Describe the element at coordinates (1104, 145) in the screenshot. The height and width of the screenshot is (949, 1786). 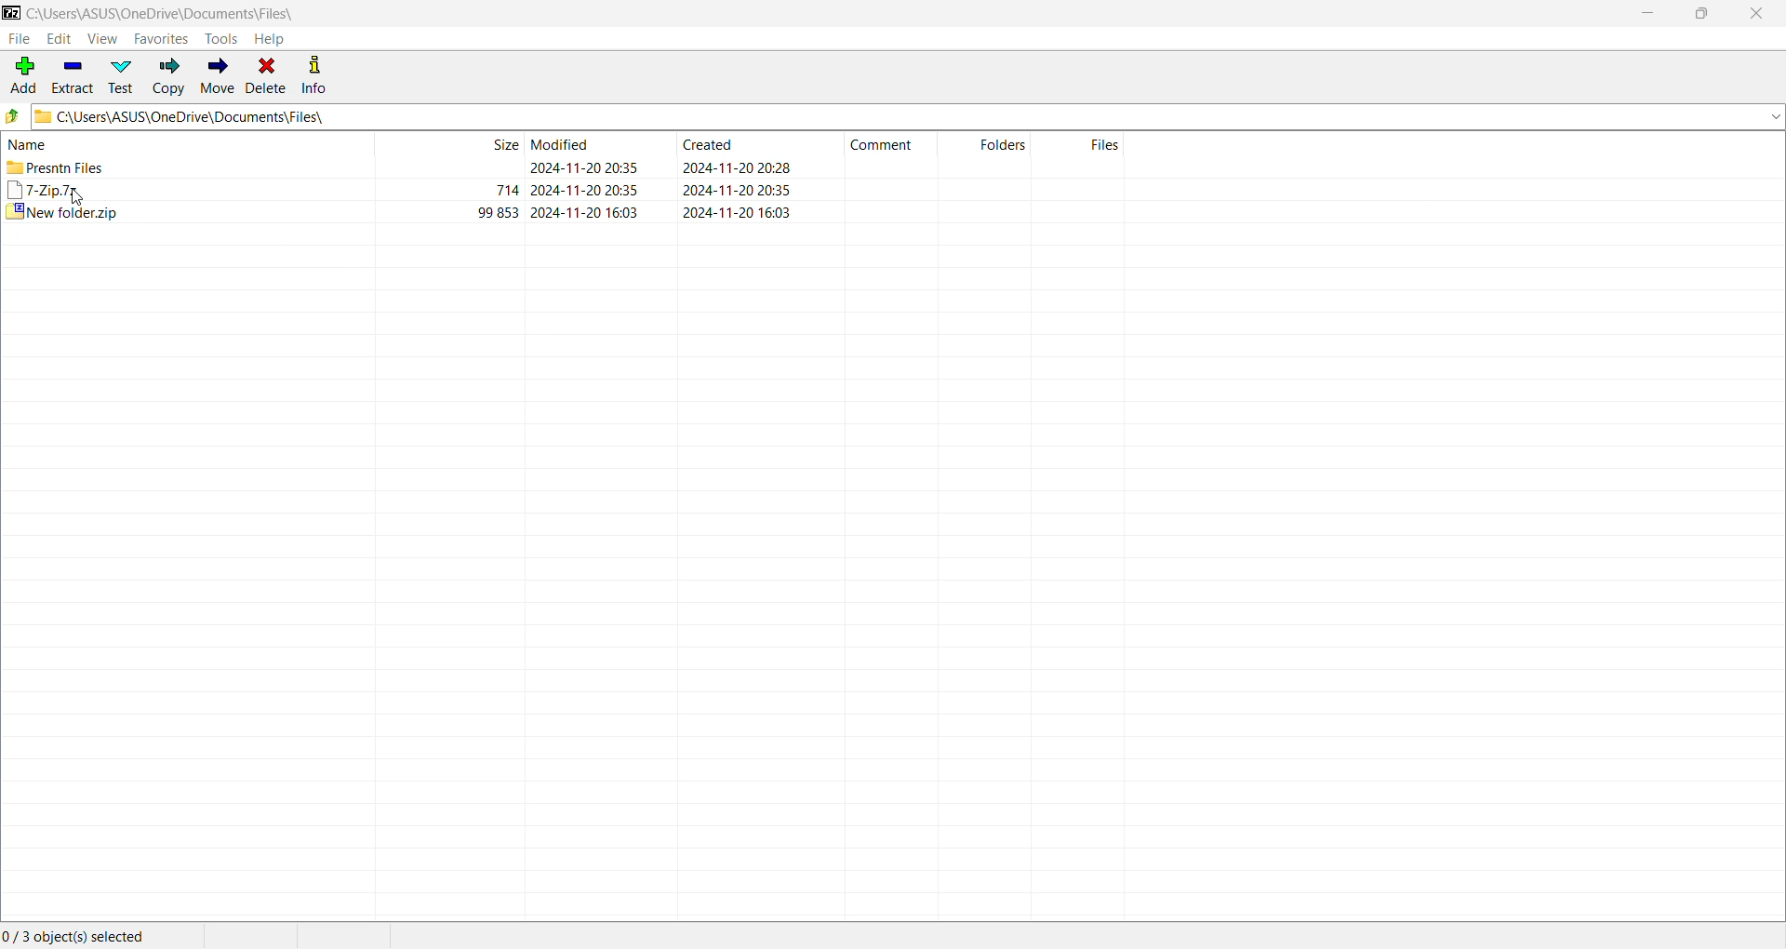
I see `Files` at that location.